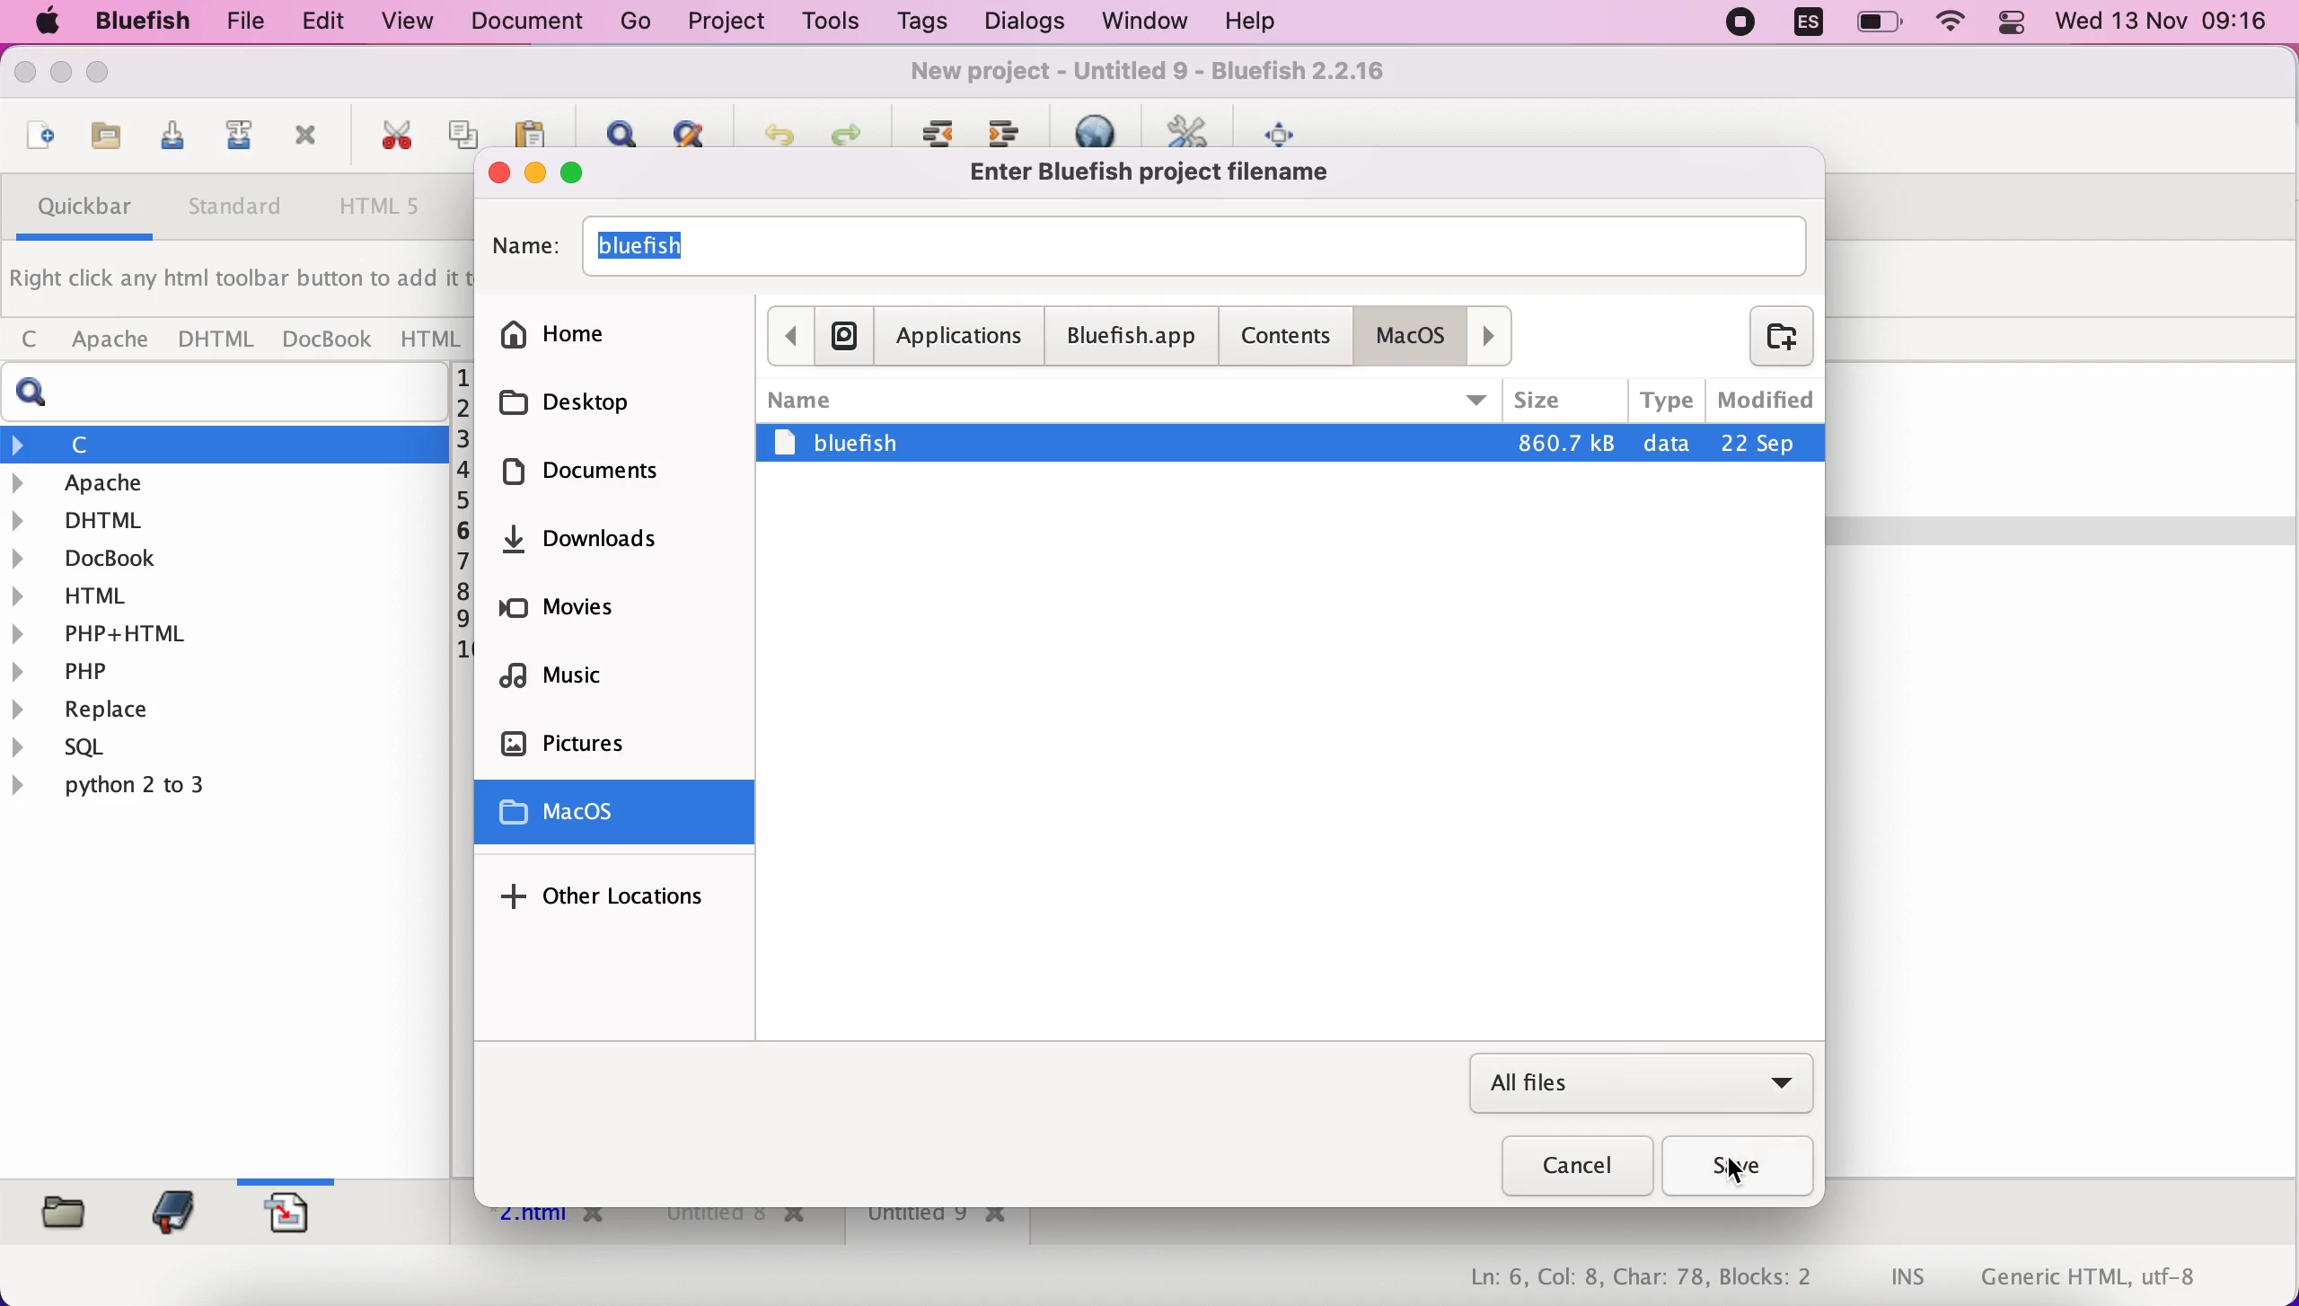 The width and height of the screenshot is (2299, 1306). What do you see at coordinates (1290, 444) in the screenshot?
I see `selected` at bounding box center [1290, 444].